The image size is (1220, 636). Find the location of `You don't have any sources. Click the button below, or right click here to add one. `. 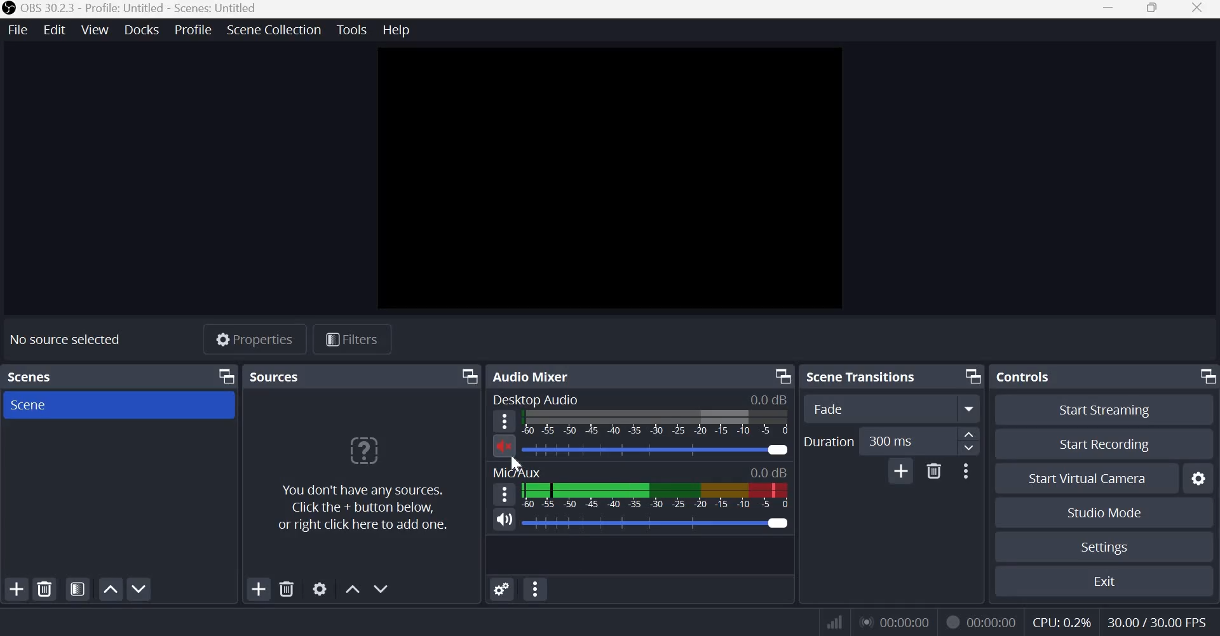

You don't have any sources. Click the button below, or right click here to add one.  is located at coordinates (362, 484).